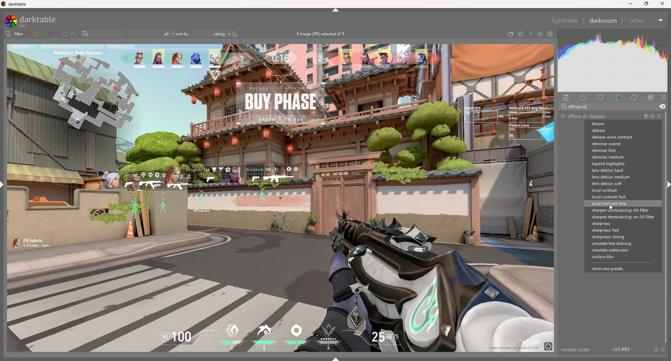  What do you see at coordinates (613, 231) in the screenshot?
I see `sharpness fast` at bounding box center [613, 231].